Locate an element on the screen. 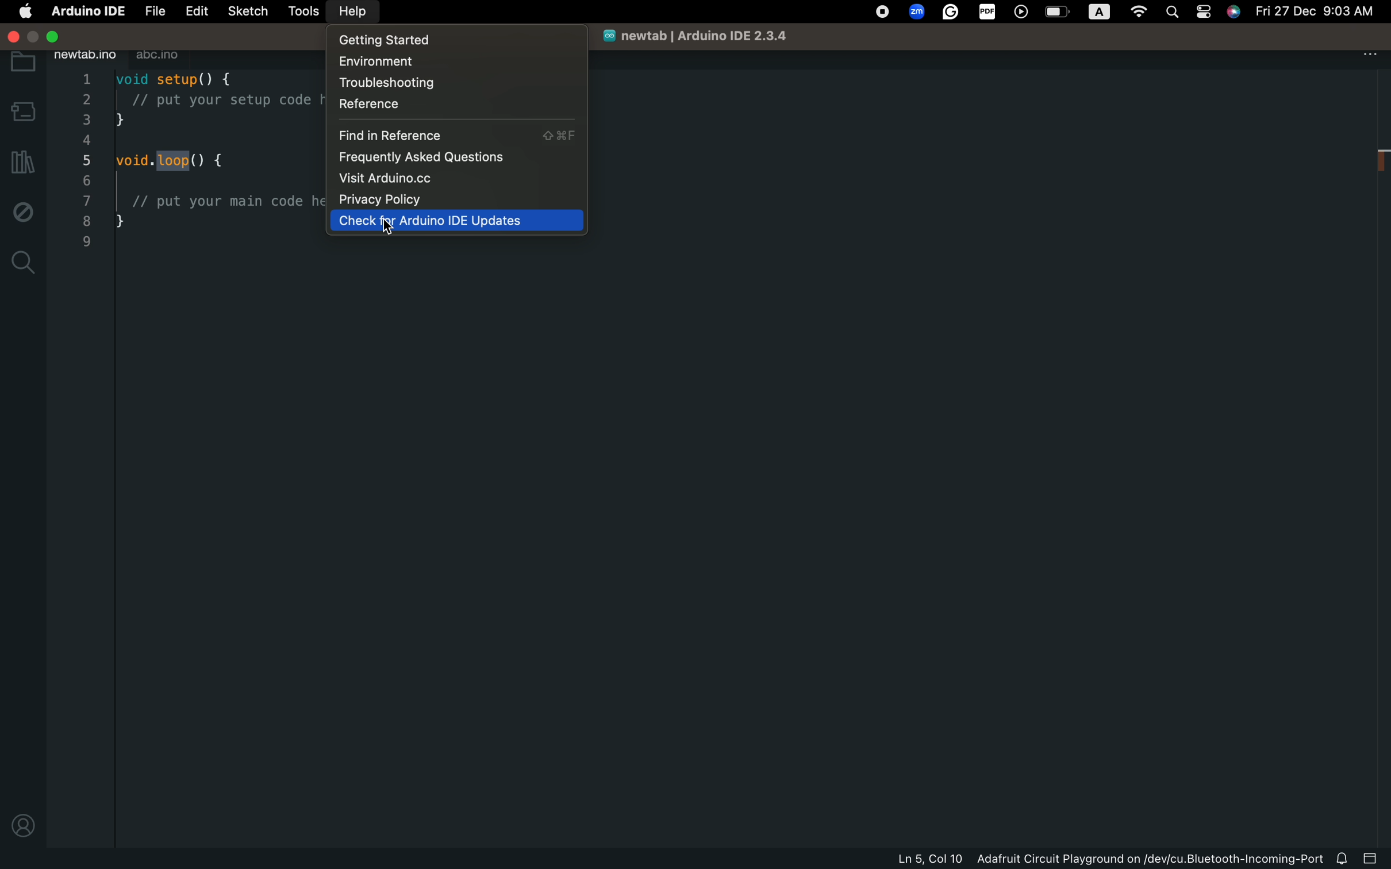  edit is located at coordinates (193, 11).